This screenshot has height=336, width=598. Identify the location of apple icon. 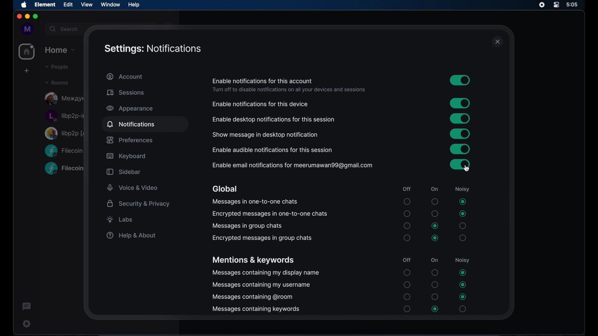
(24, 5).